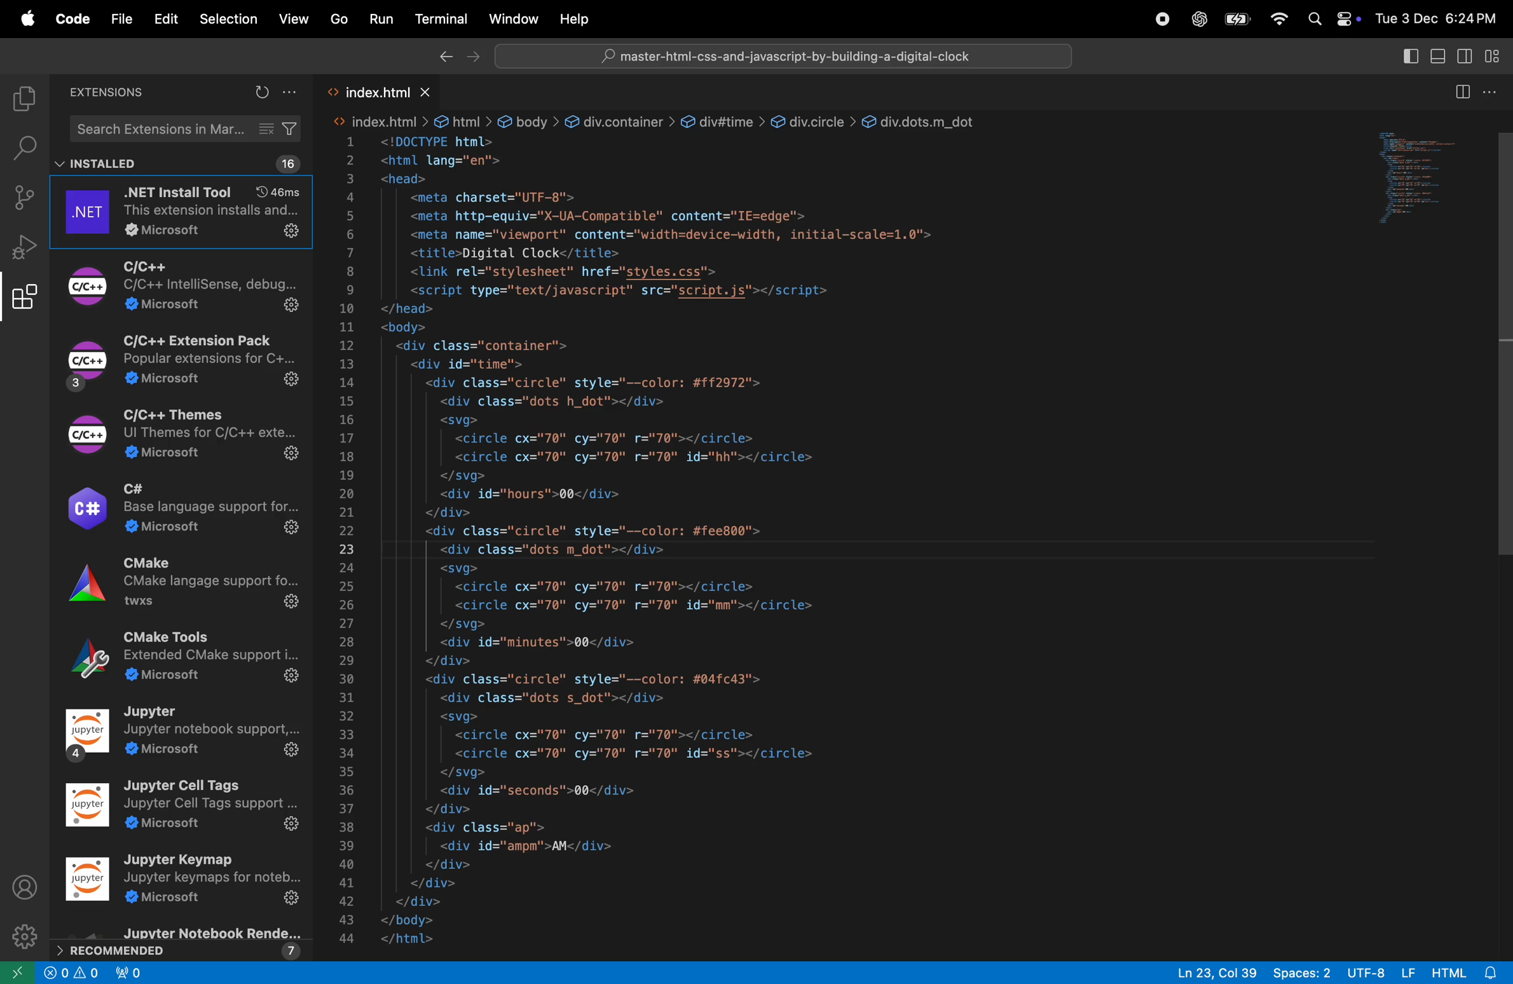 This screenshot has height=984, width=1513. I want to click on File, so click(118, 16).